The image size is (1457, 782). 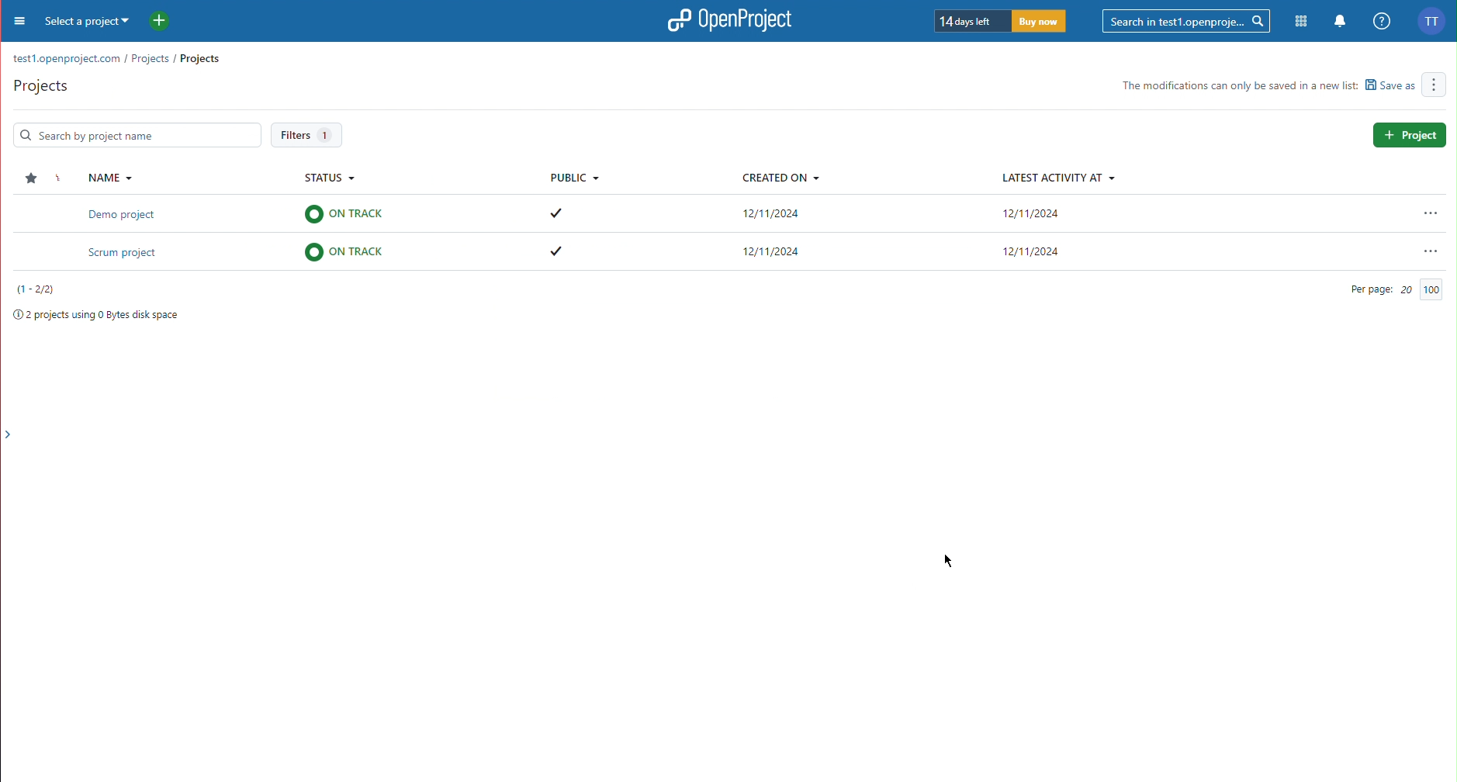 What do you see at coordinates (306, 133) in the screenshot?
I see `Filters` at bounding box center [306, 133].